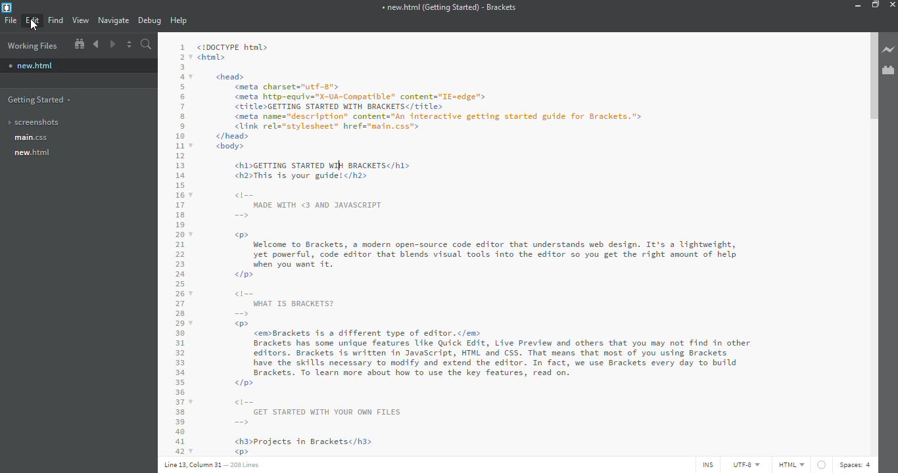  I want to click on view, so click(81, 20).